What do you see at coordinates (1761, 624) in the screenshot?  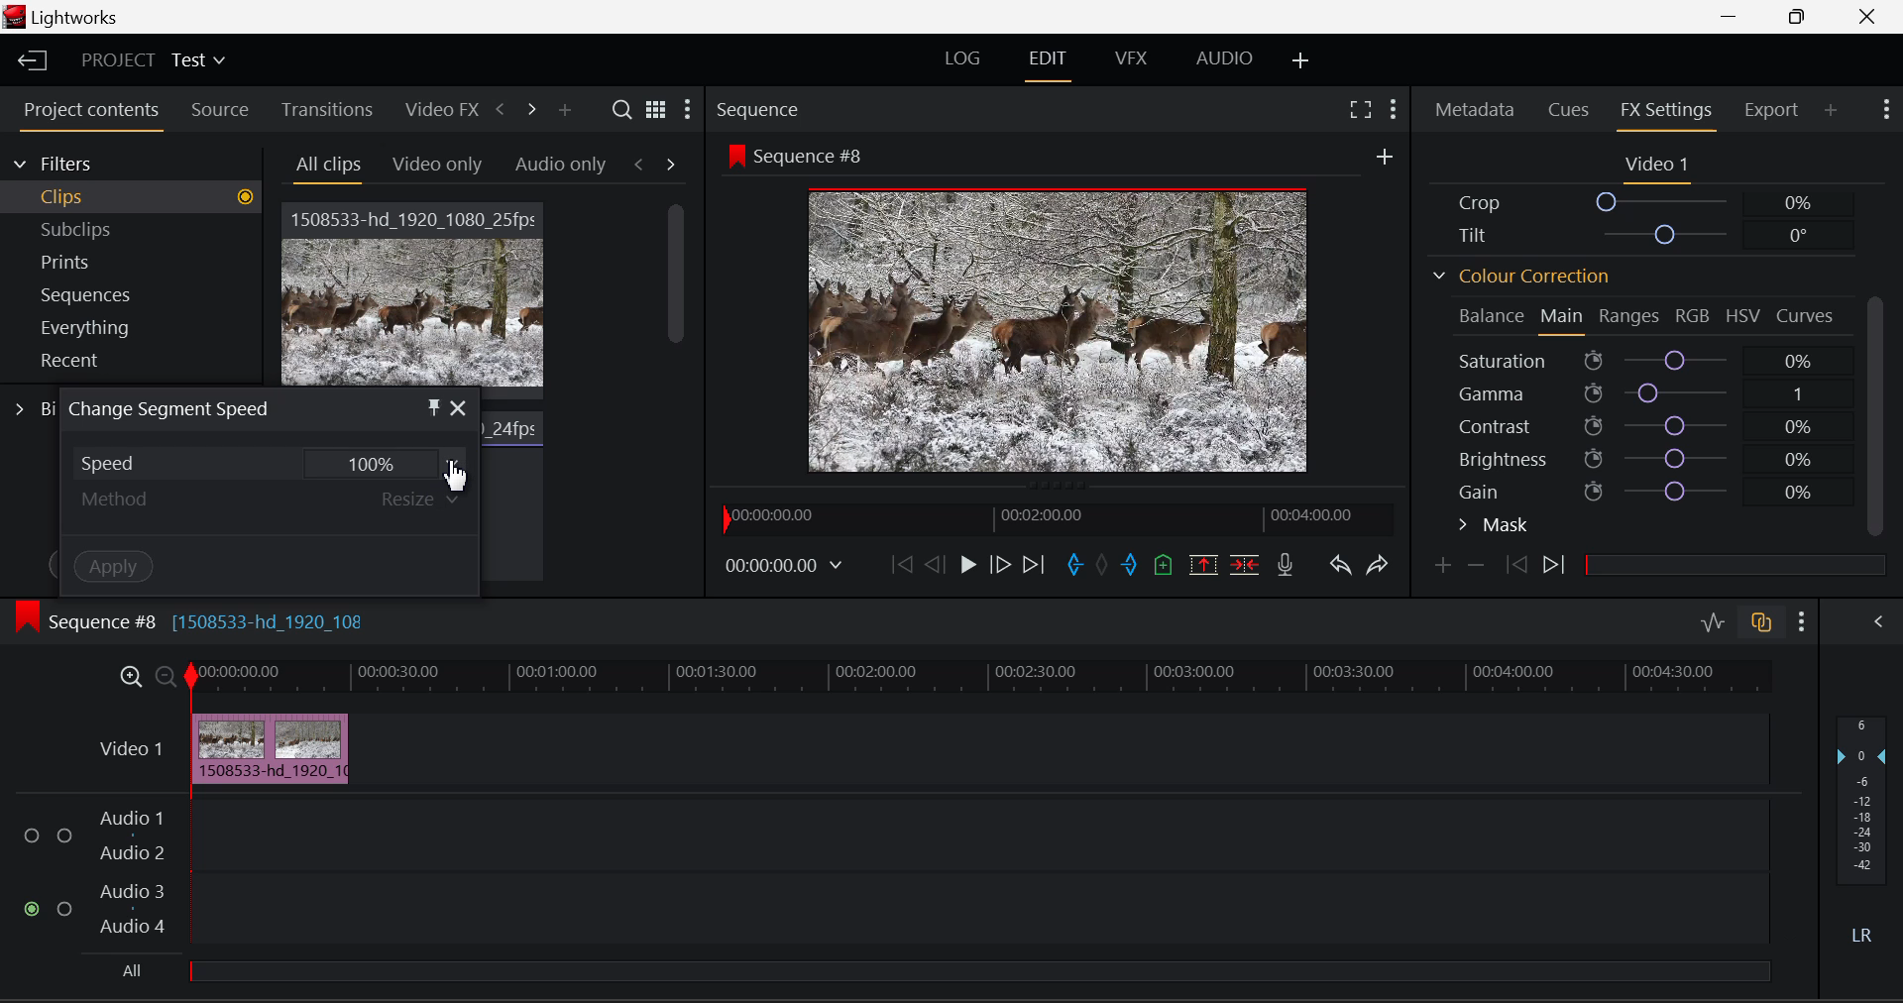 I see `Auto Track Sync` at bounding box center [1761, 624].